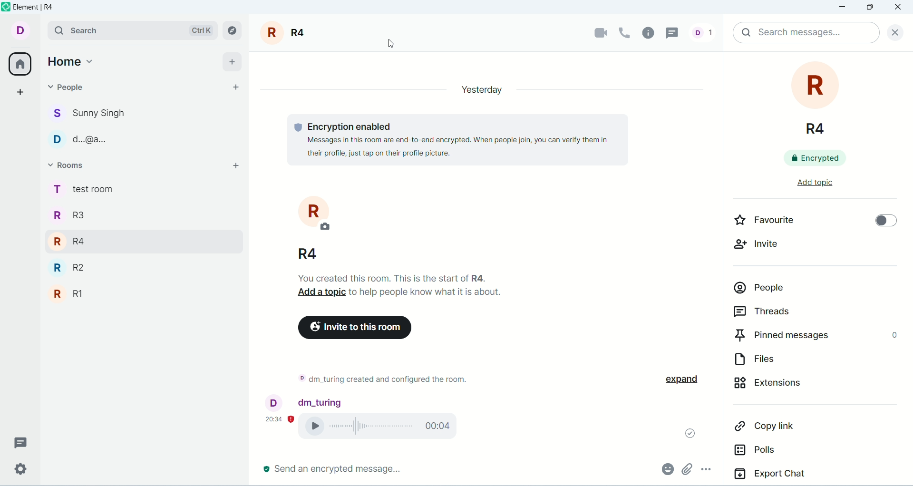 The height and width of the screenshot is (486, 913). Describe the element at coordinates (666, 468) in the screenshot. I see `emoji` at that location.